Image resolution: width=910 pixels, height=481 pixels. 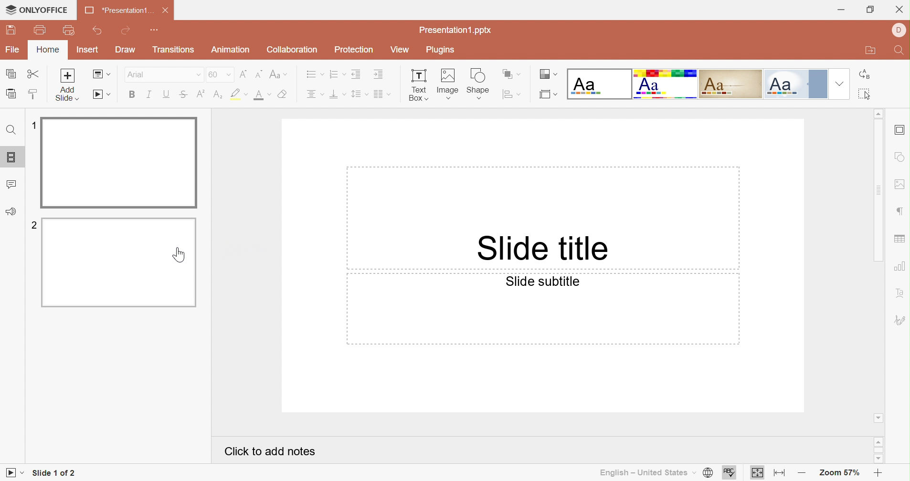 What do you see at coordinates (512, 73) in the screenshot?
I see `Arrange shapes` at bounding box center [512, 73].